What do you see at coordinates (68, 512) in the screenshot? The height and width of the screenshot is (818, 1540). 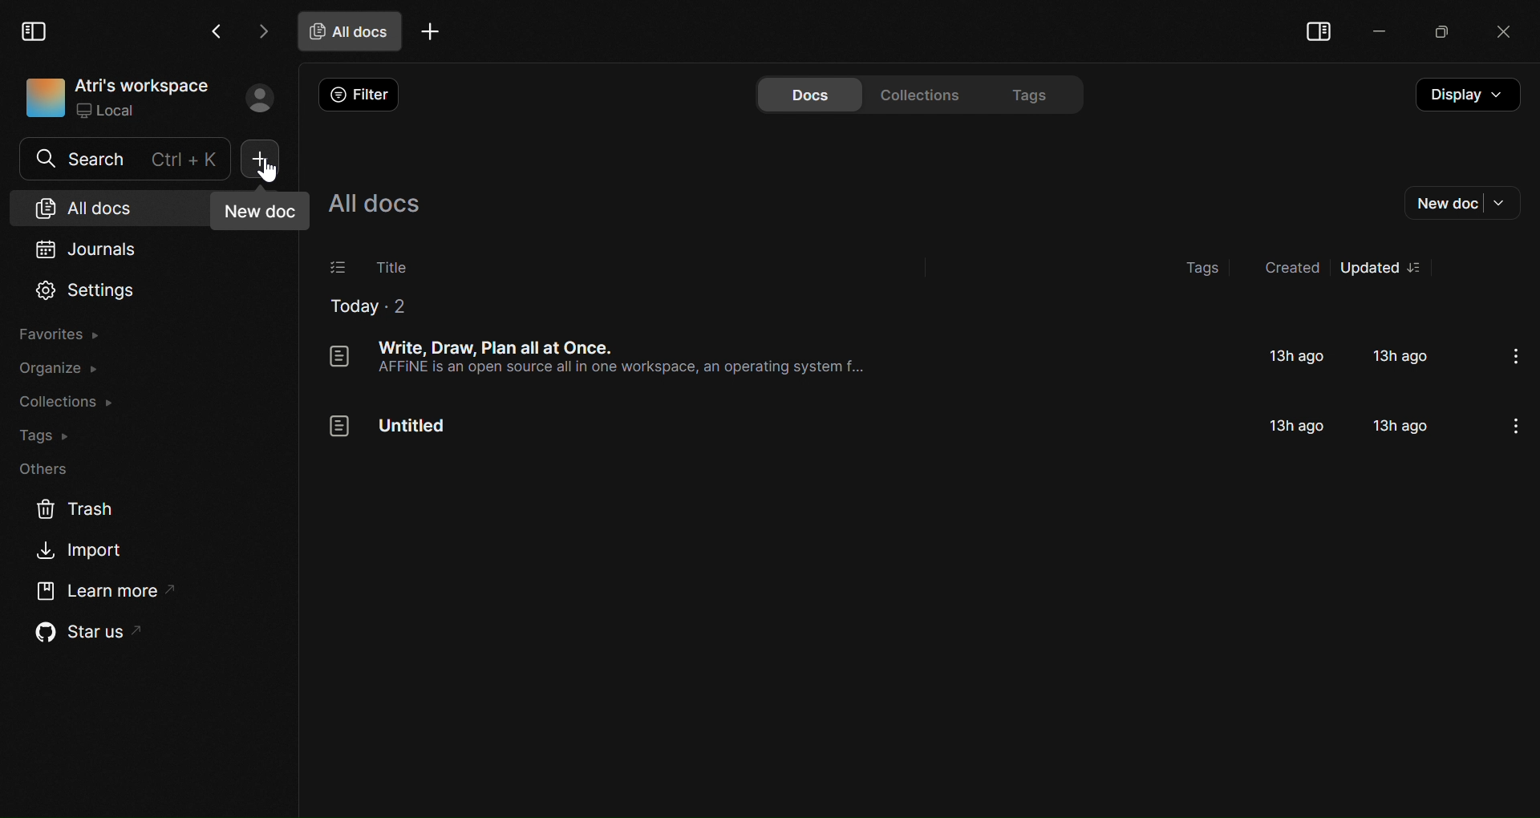 I see `Trash` at bounding box center [68, 512].